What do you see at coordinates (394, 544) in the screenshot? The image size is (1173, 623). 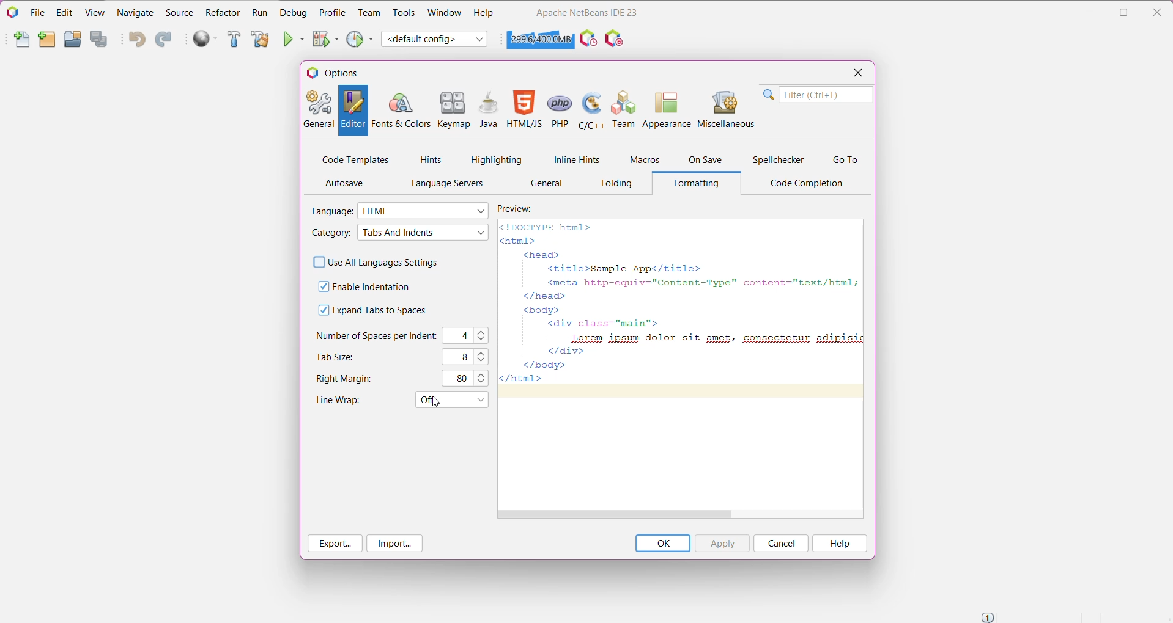 I see `Import` at bounding box center [394, 544].